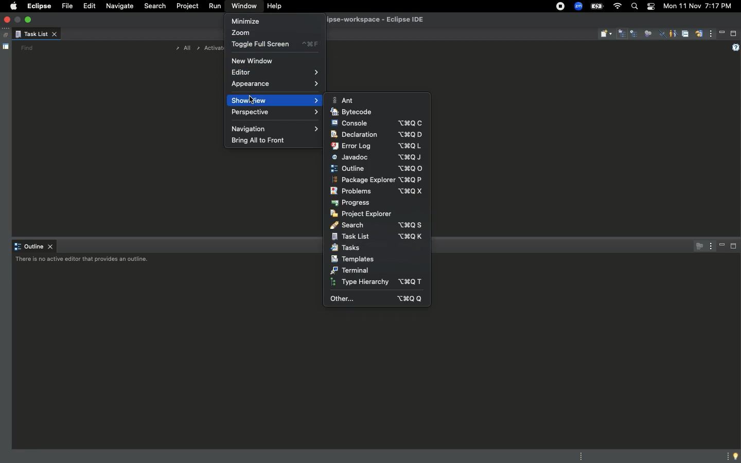 Image resolution: width=741 pixels, height=463 pixels. I want to click on Toggle full screen, so click(274, 45).